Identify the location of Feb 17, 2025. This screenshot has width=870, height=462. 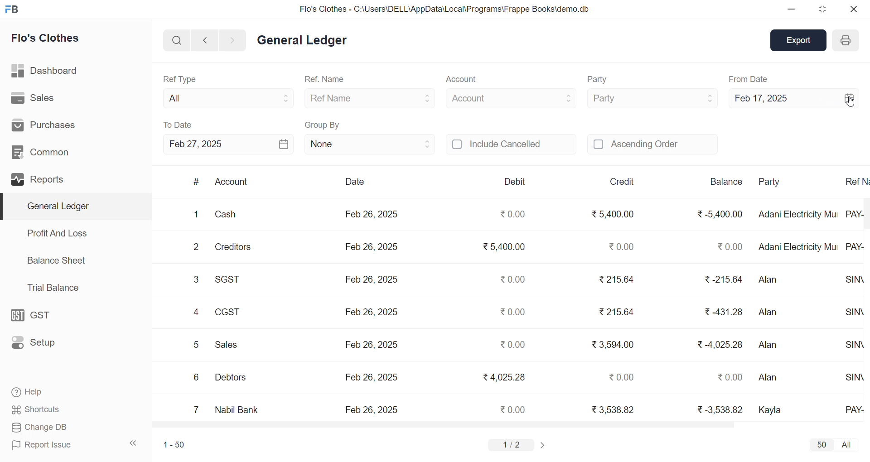
(793, 97).